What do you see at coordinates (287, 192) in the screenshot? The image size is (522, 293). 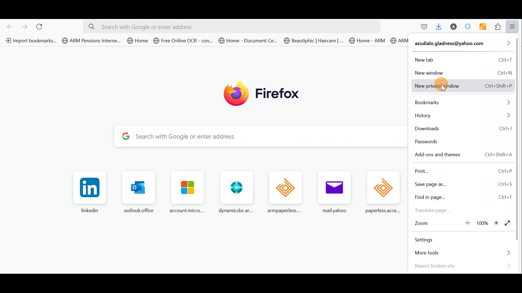 I see `armpaperless....` at bounding box center [287, 192].